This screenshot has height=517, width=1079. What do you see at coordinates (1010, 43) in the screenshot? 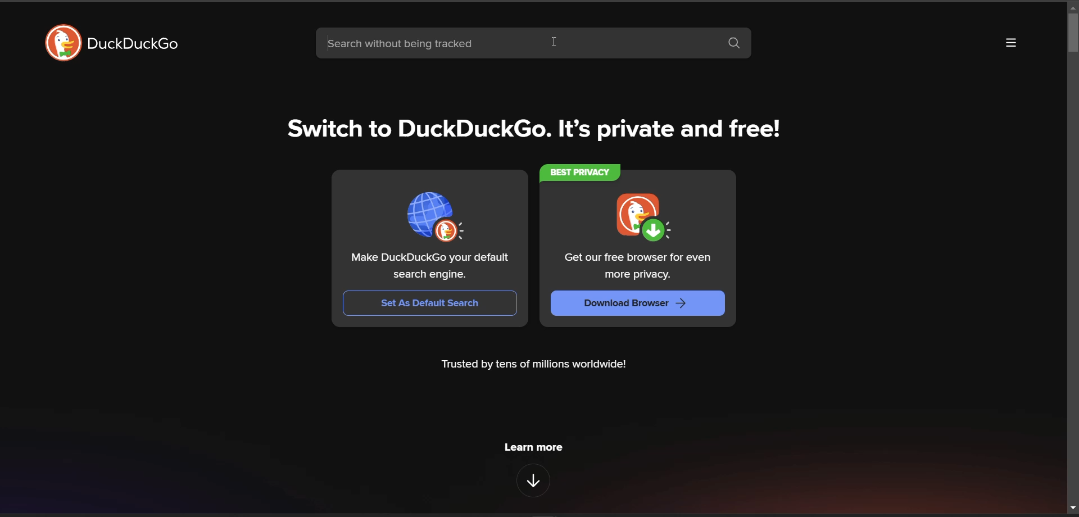
I see `more options` at bounding box center [1010, 43].